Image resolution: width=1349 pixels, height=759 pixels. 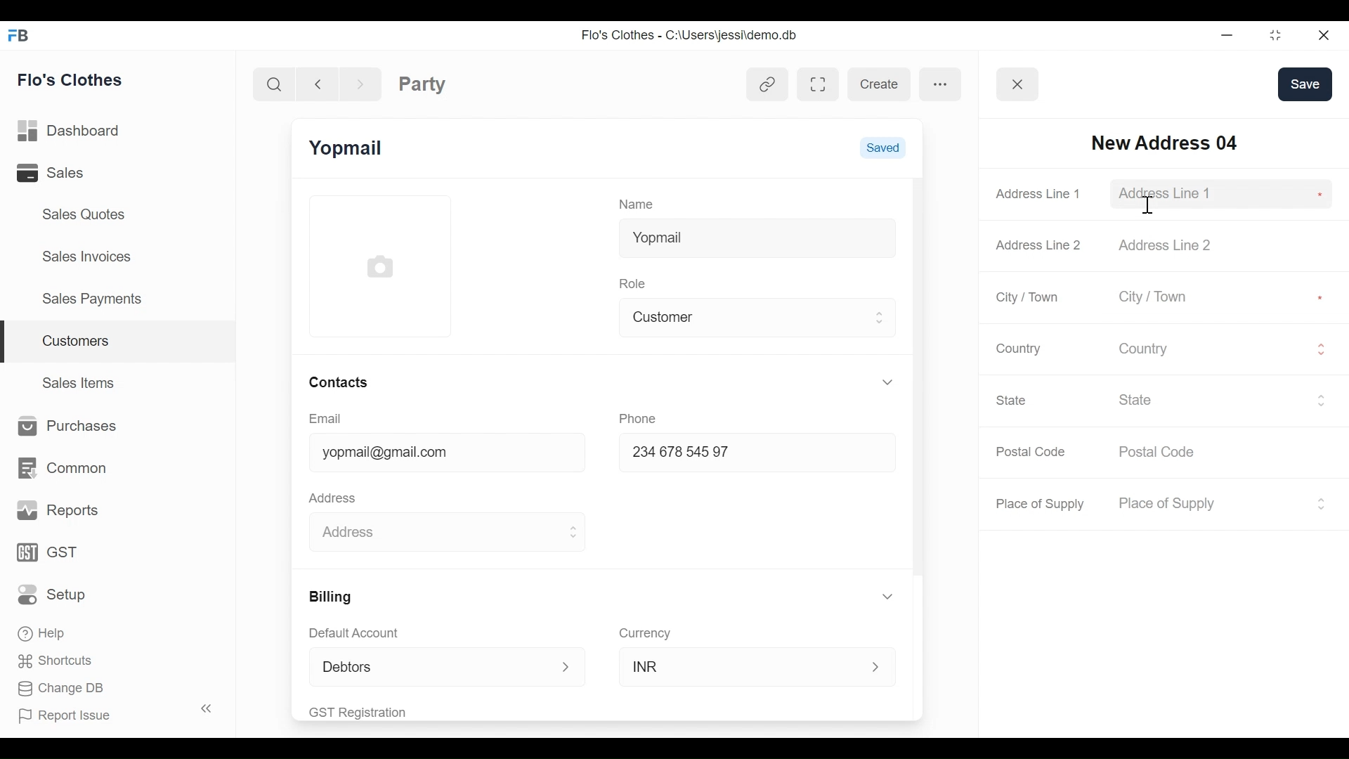 What do you see at coordinates (1148, 206) in the screenshot?
I see `text cursor` at bounding box center [1148, 206].